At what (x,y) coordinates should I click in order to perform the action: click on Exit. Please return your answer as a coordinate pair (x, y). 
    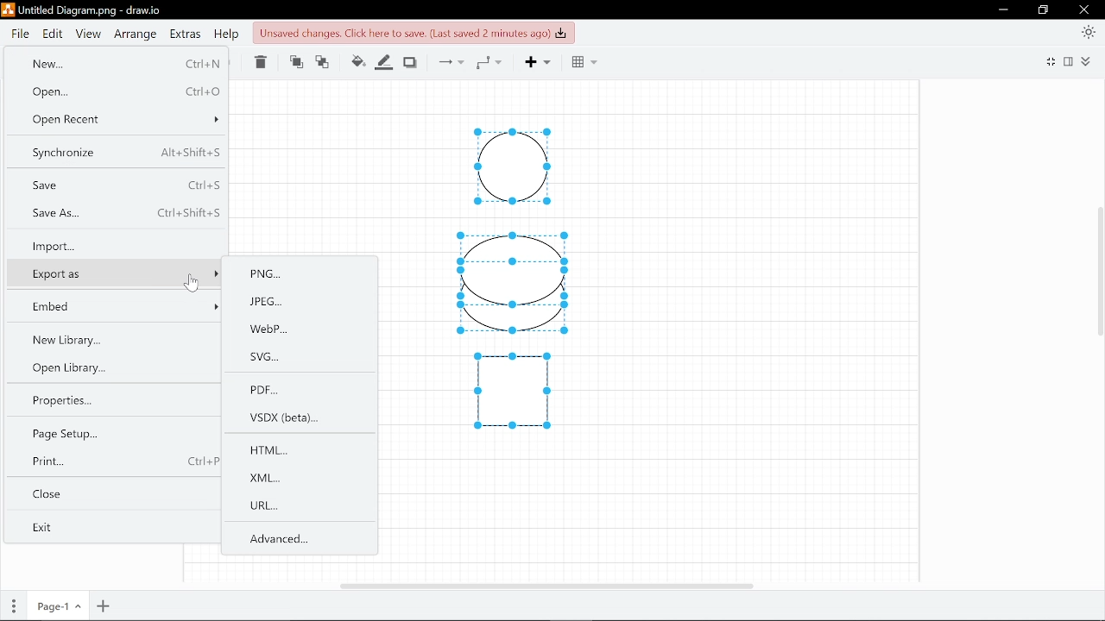
    Looking at the image, I should click on (116, 524).